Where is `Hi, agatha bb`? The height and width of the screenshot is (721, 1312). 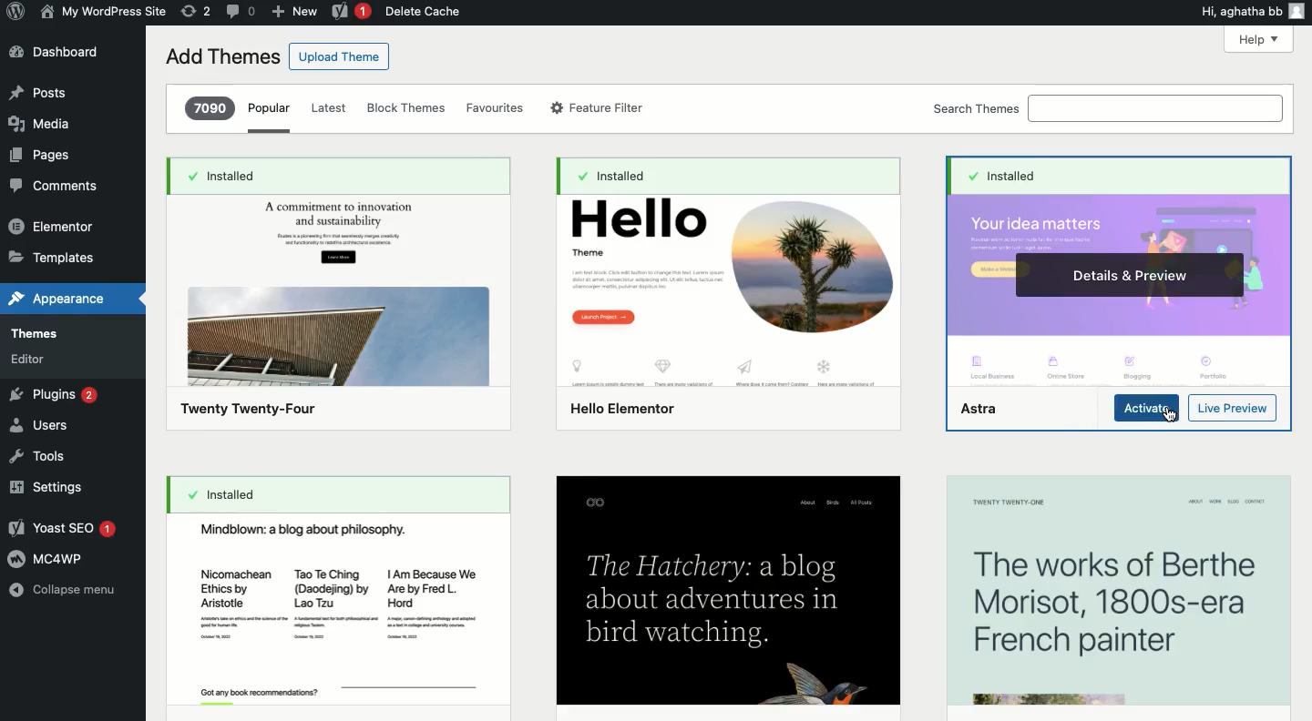 Hi, agatha bb is located at coordinates (1237, 12).